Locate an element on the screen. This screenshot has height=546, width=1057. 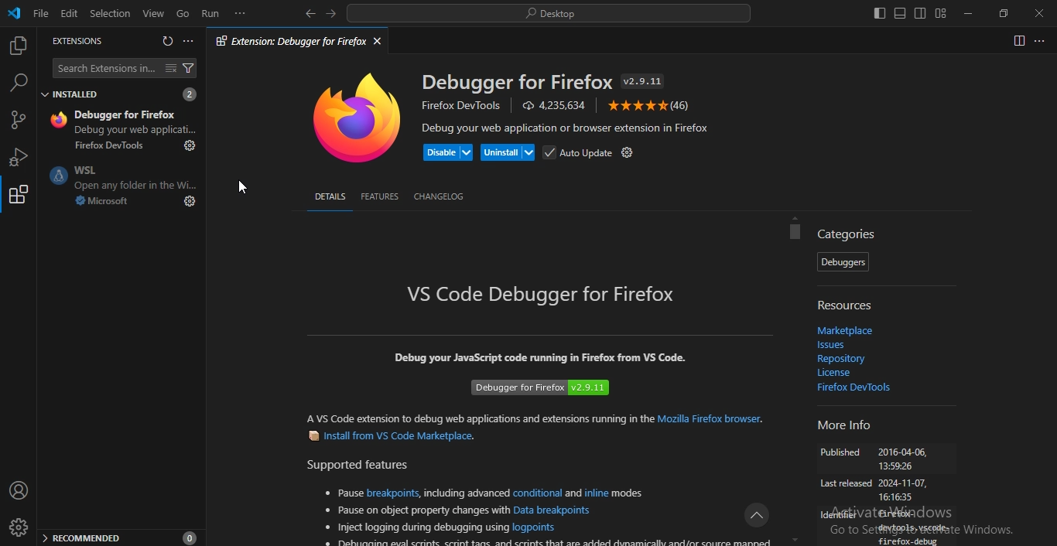
pause is located at coordinates (344, 493).